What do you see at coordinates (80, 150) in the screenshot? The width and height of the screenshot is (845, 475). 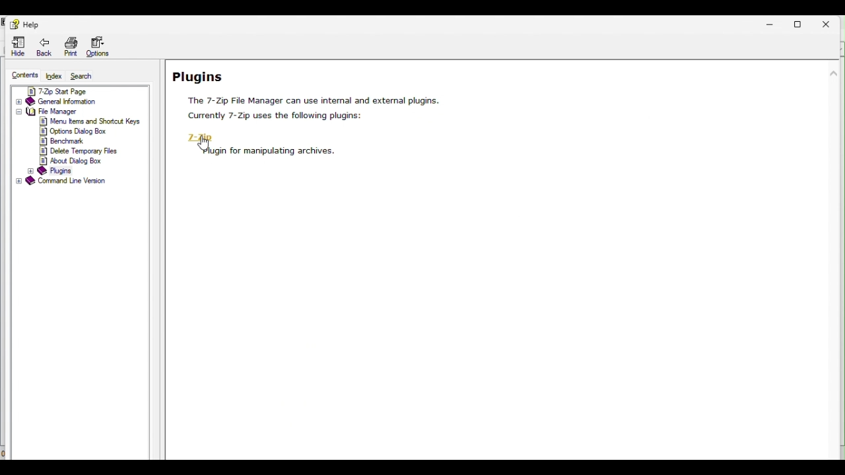 I see `delete` at bounding box center [80, 150].